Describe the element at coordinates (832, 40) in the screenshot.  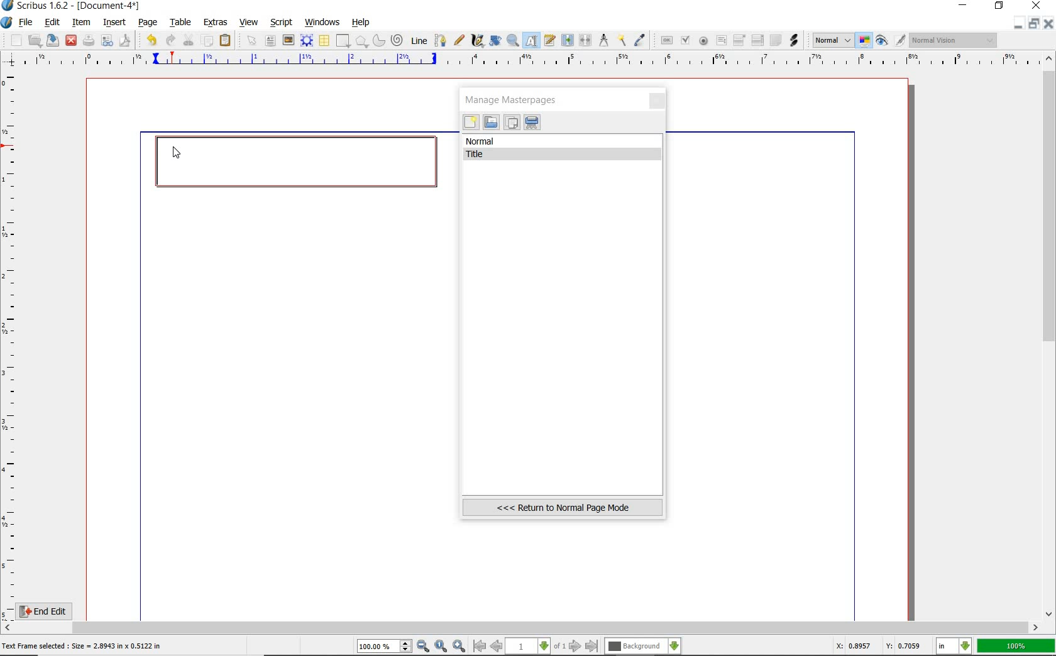
I see `Normal` at that location.